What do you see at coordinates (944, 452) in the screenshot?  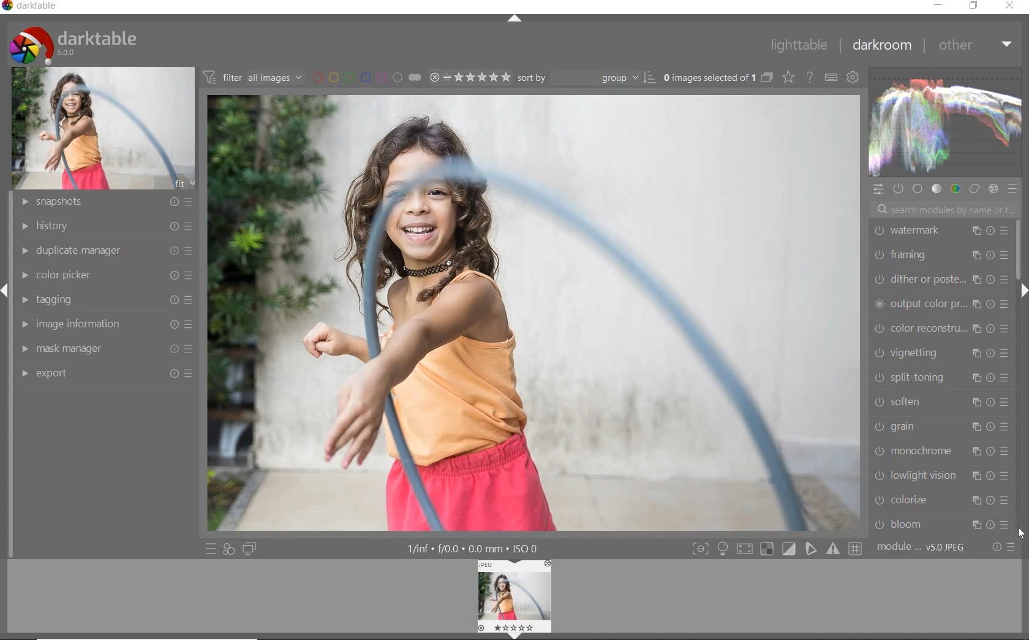 I see `monochrome` at bounding box center [944, 452].